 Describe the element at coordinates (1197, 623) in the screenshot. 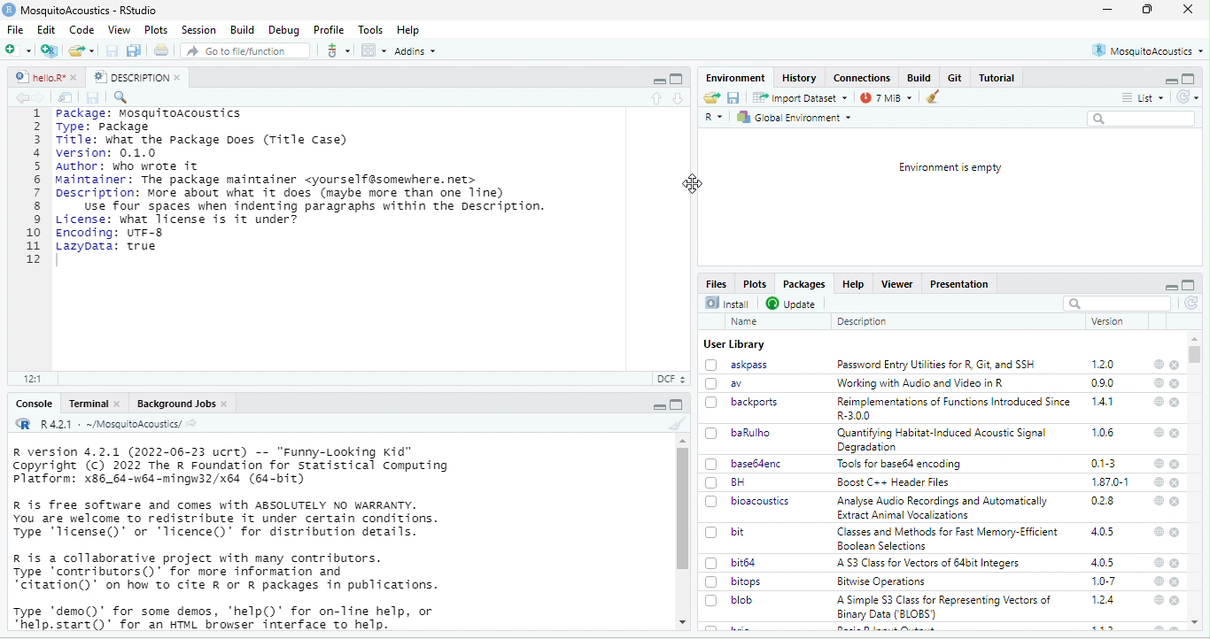

I see `scroll up` at that location.